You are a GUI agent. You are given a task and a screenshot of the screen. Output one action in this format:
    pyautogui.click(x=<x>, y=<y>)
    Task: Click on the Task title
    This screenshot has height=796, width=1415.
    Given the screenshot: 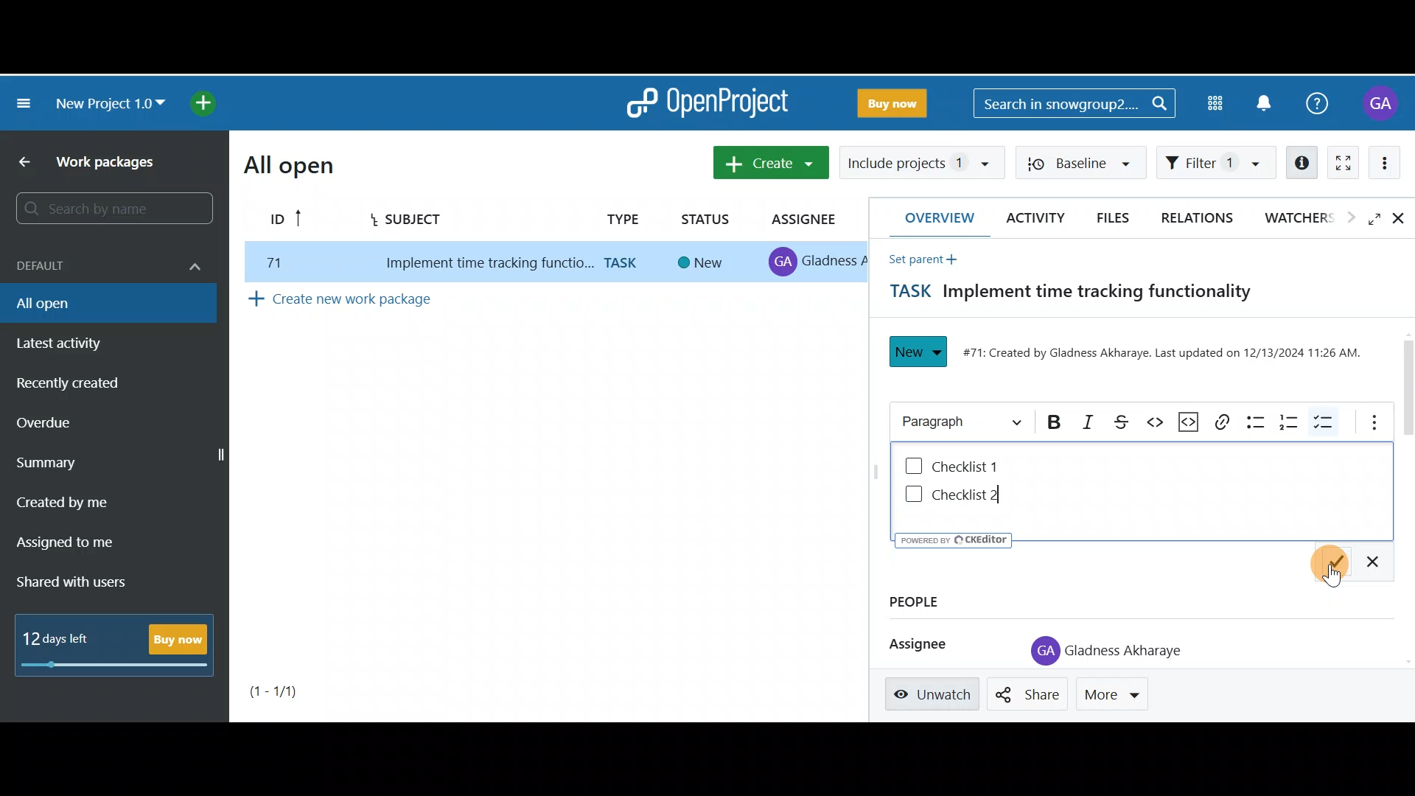 What is the action you would take?
    pyautogui.click(x=1061, y=295)
    